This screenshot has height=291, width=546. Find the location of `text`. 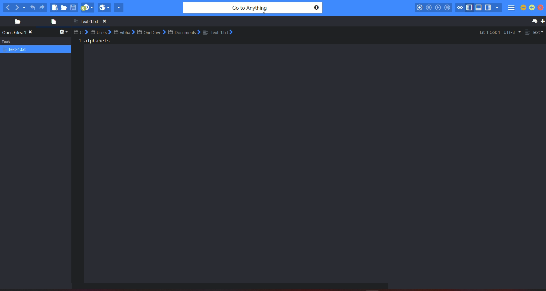

text is located at coordinates (19, 33).